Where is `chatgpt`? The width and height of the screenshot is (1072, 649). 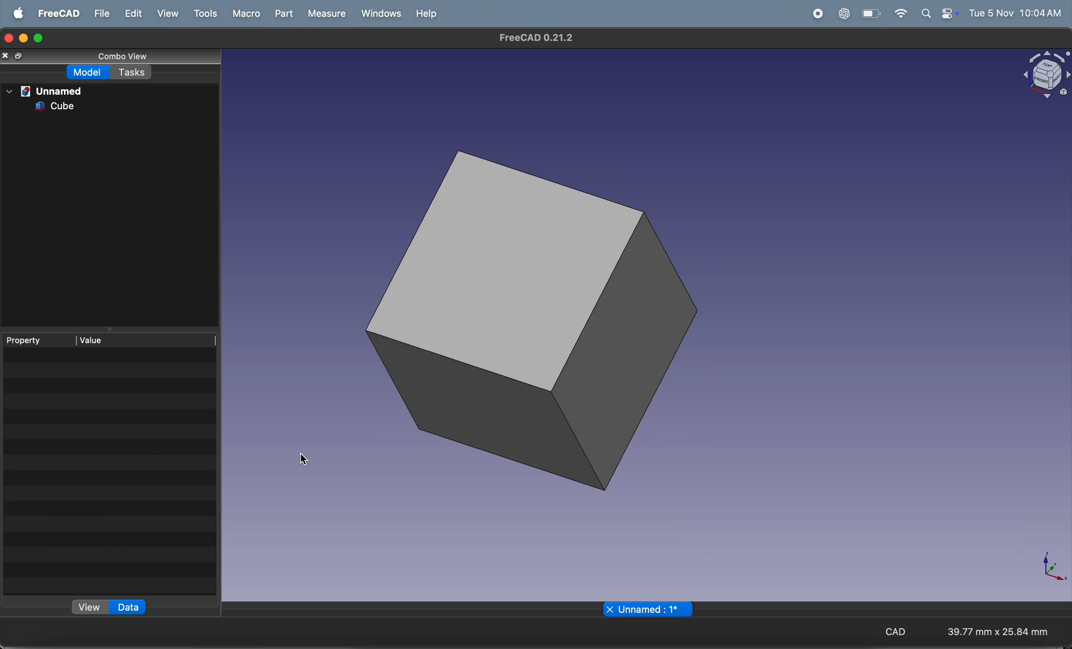
chatgpt is located at coordinates (842, 13).